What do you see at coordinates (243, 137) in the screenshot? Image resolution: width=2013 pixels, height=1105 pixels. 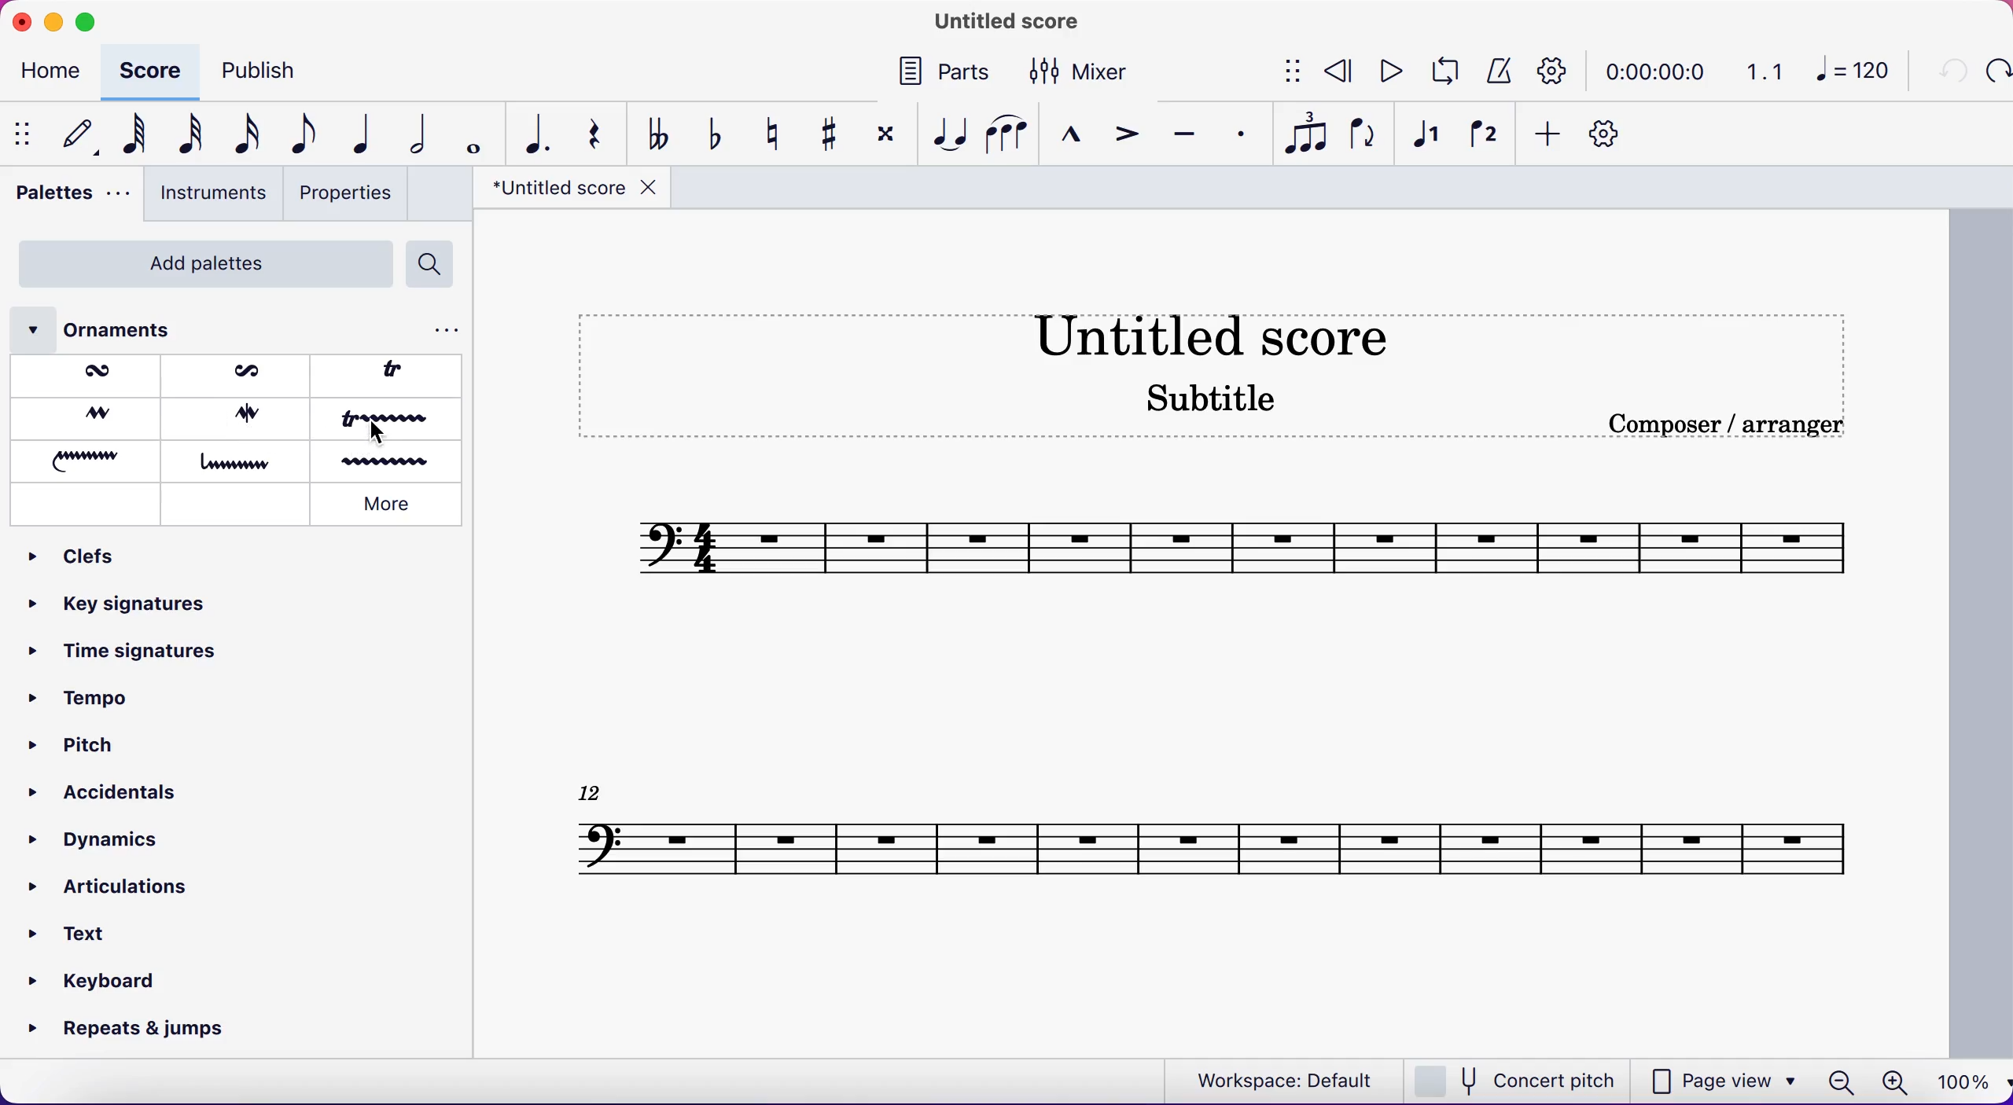 I see `16th note` at bounding box center [243, 137].